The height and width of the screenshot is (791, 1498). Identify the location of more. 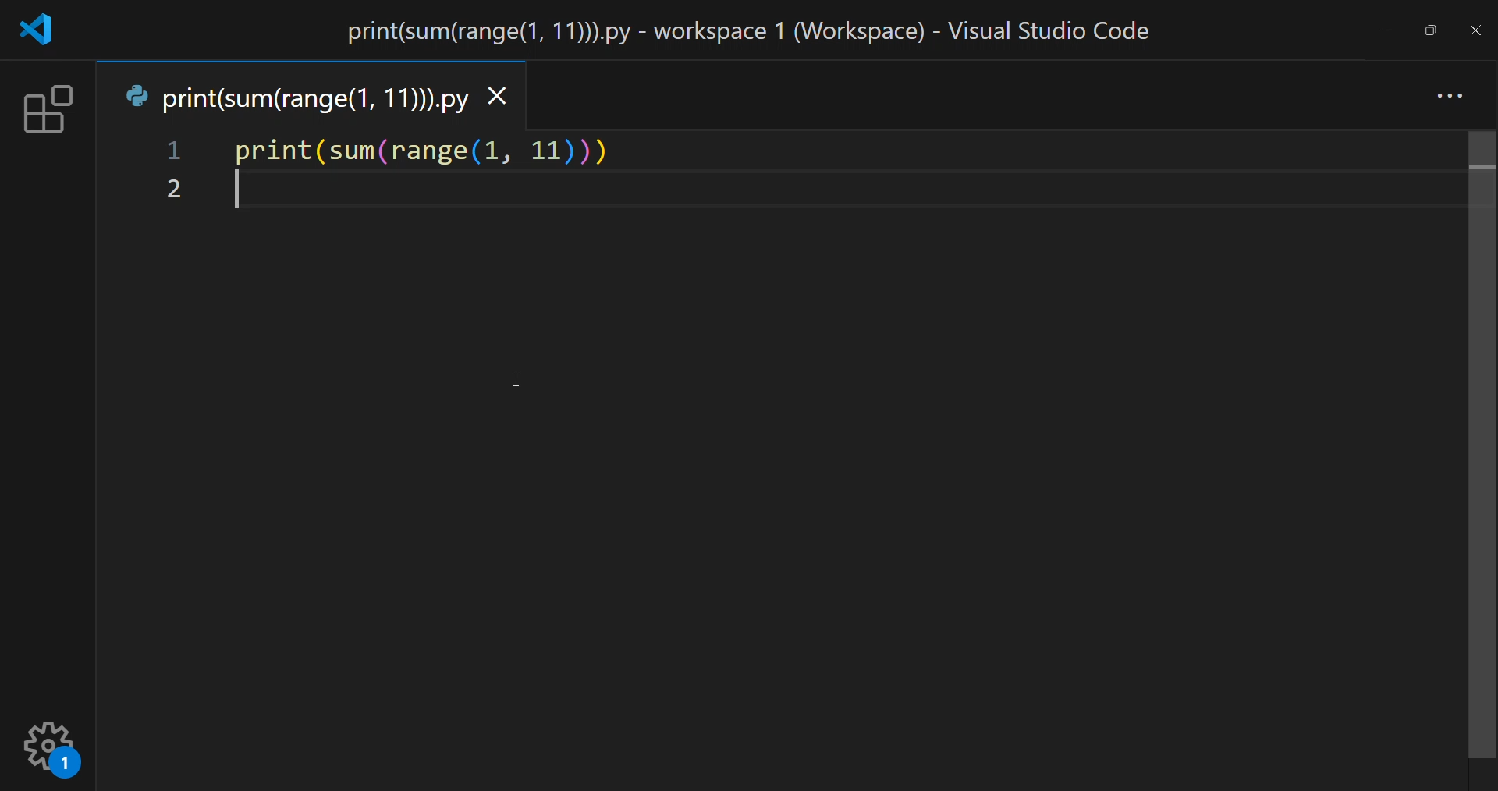
(1450, 94).